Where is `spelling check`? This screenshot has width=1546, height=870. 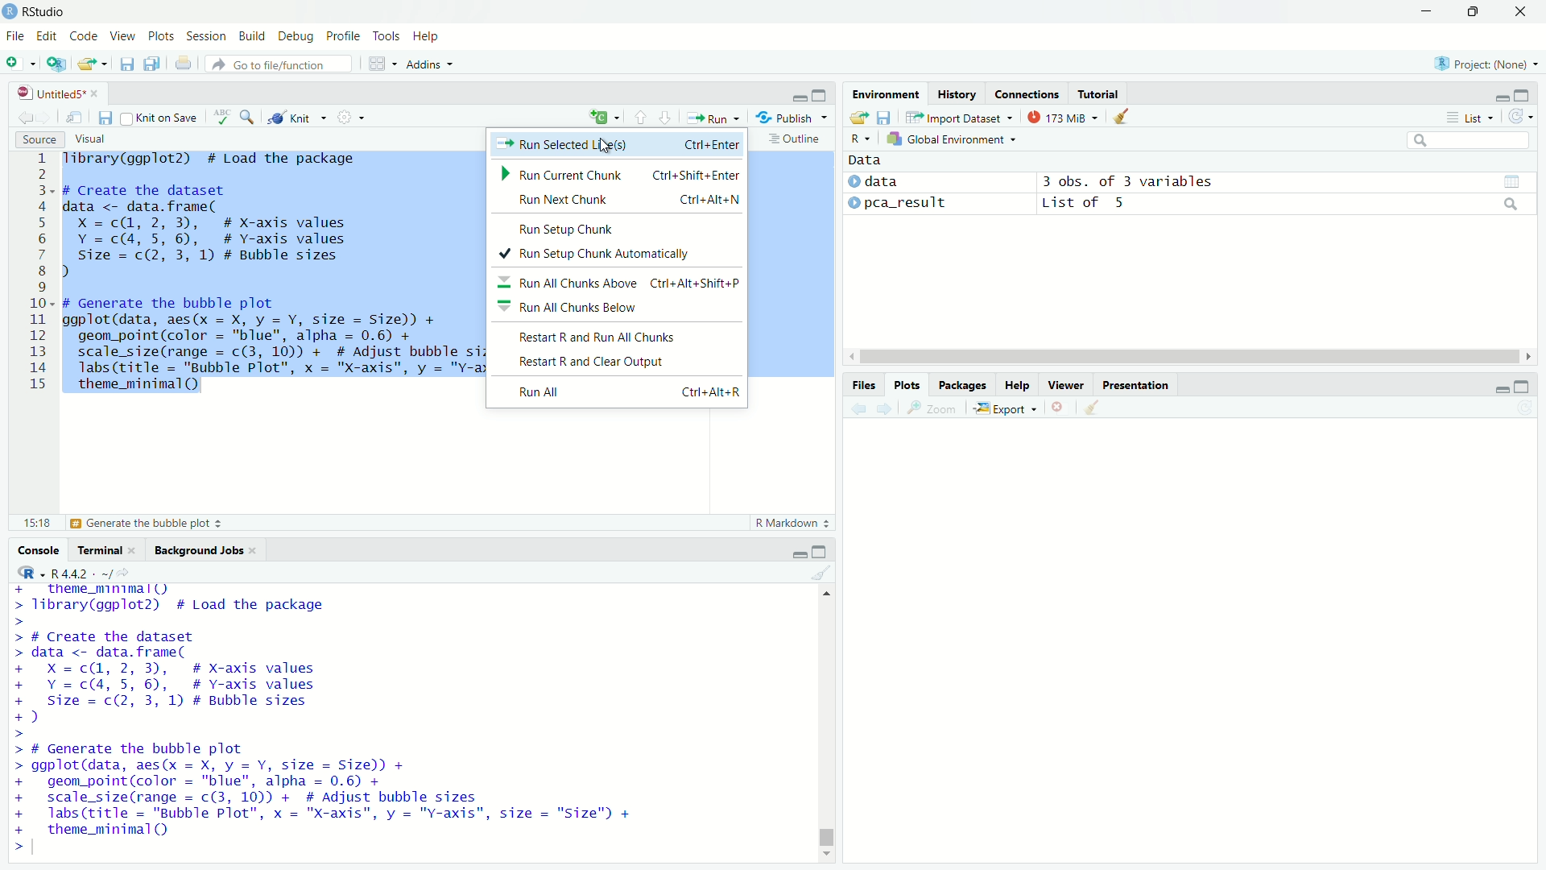 spelling check is located at coordinates (222, 117).